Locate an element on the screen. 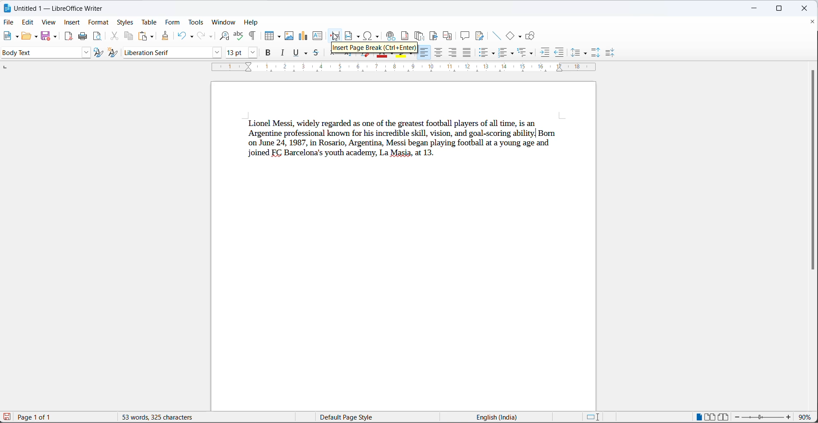 The width and height of the screenshot is (818, 423). close documents is located at coordinates (812, 21).